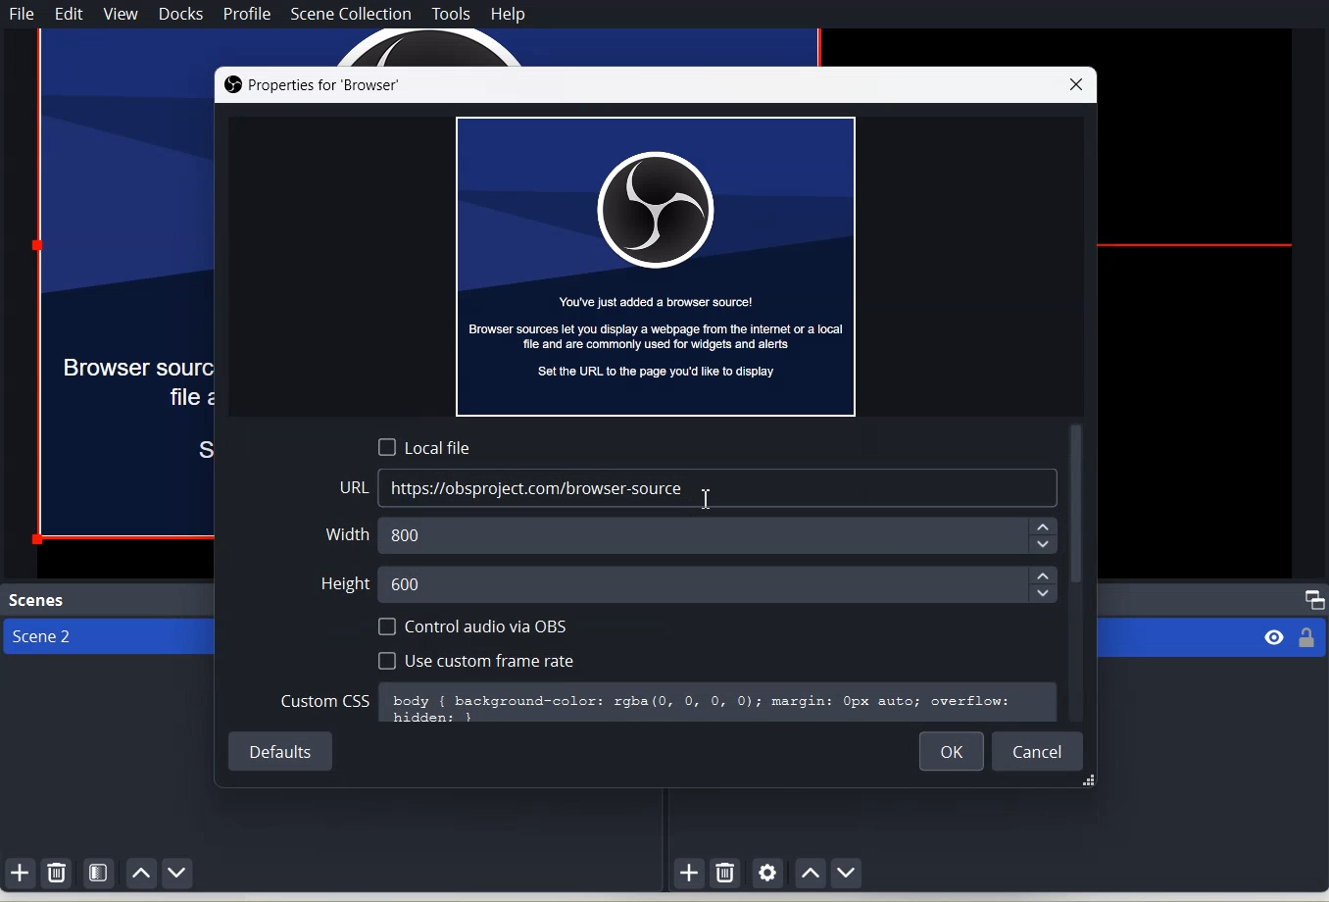  I want to click on Height, so click(339, 580).